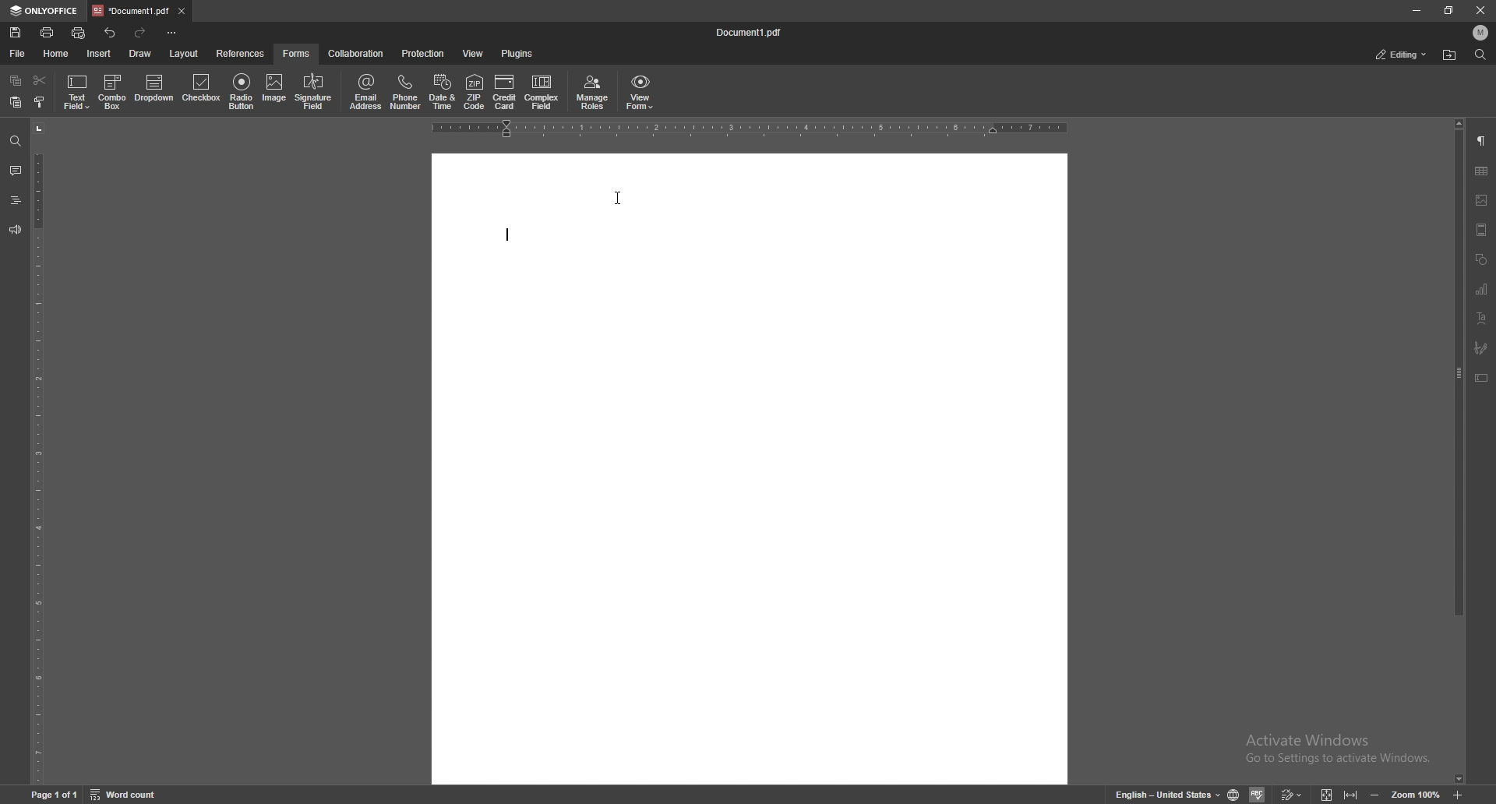 This screenshot has height=804, width=1496. Describe the element at coordinates (16, 102) in the screenshot. I see `paste` at that location.